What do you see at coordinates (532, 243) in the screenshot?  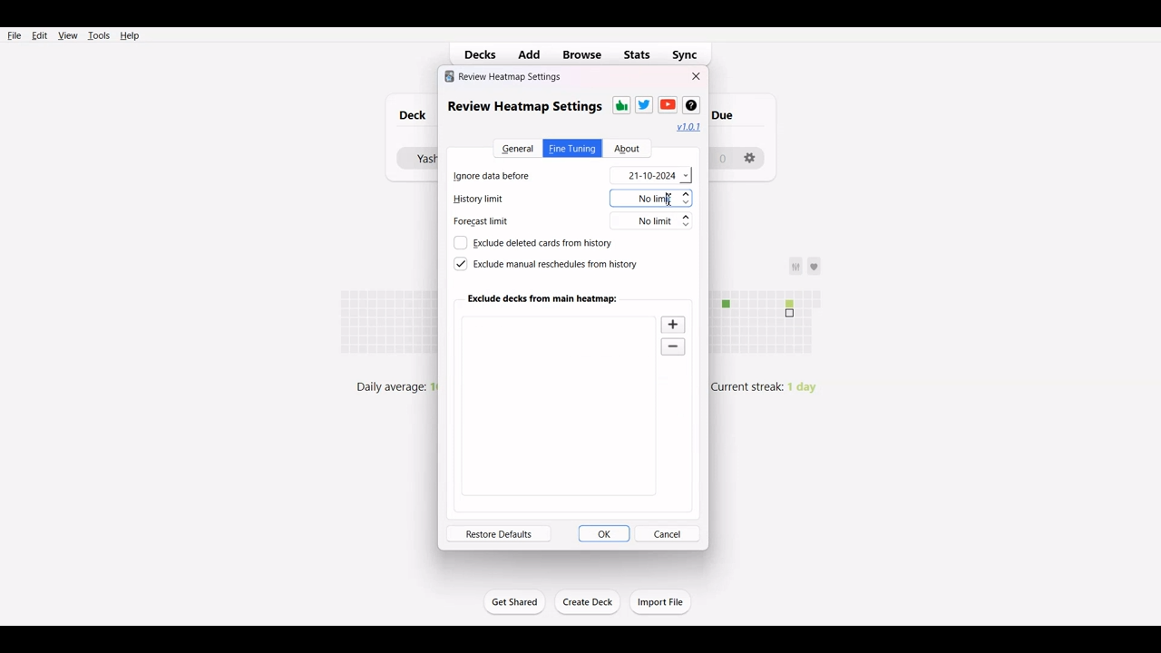 I see `Exclude deleted cards from history` at bounding box center [532, 243].